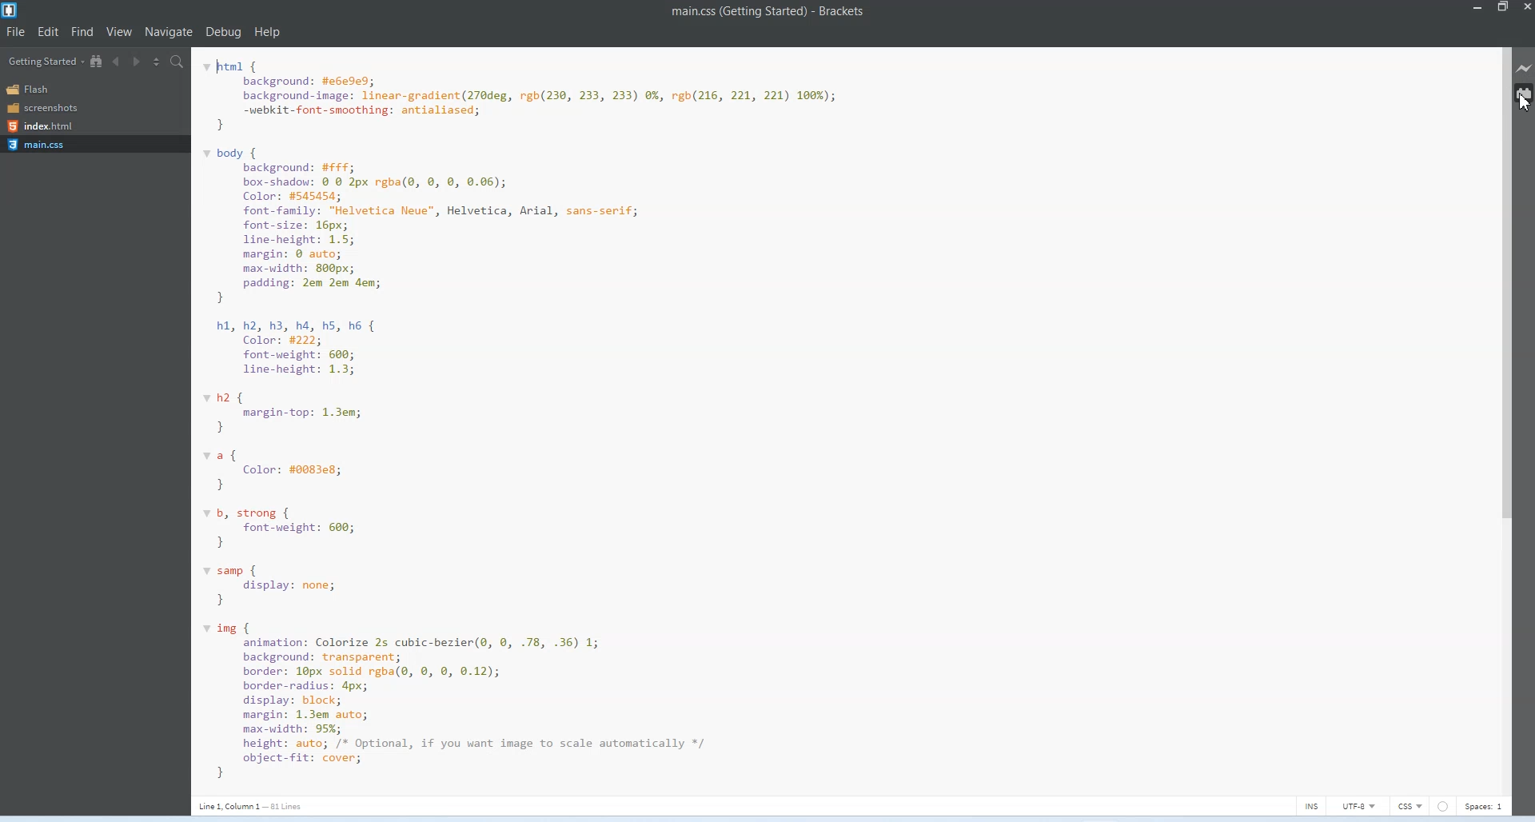 Image resolution: width=1535 pixels, height=822 pixels. Describe the element at coordinates (1525, 106) in the screenshot. I see `Cursor` at that location.